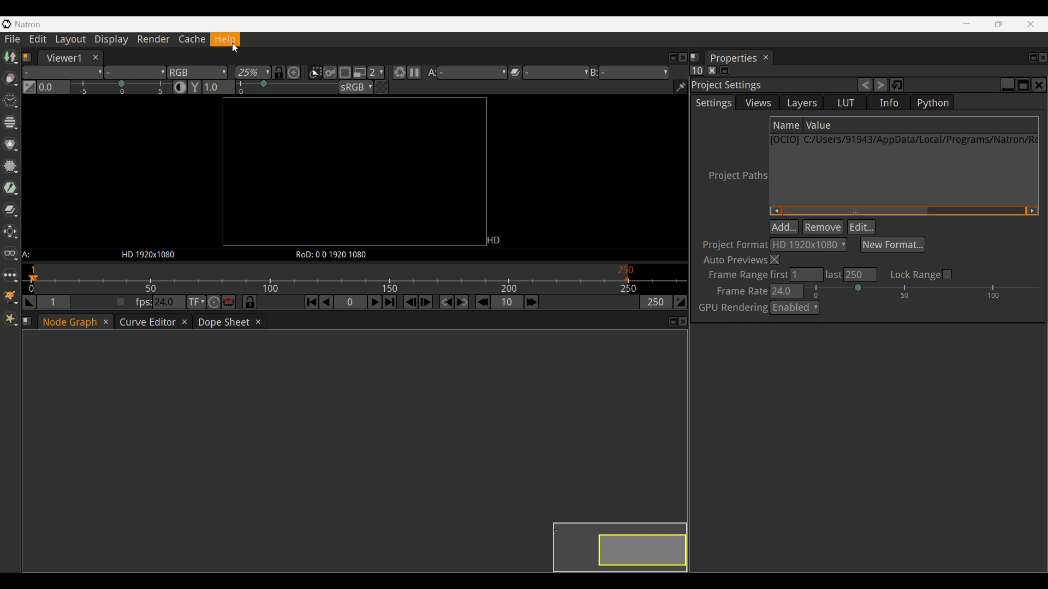 This screenshot has width=1048, height=589. I want to click on Cache menu, so click(192, 40).